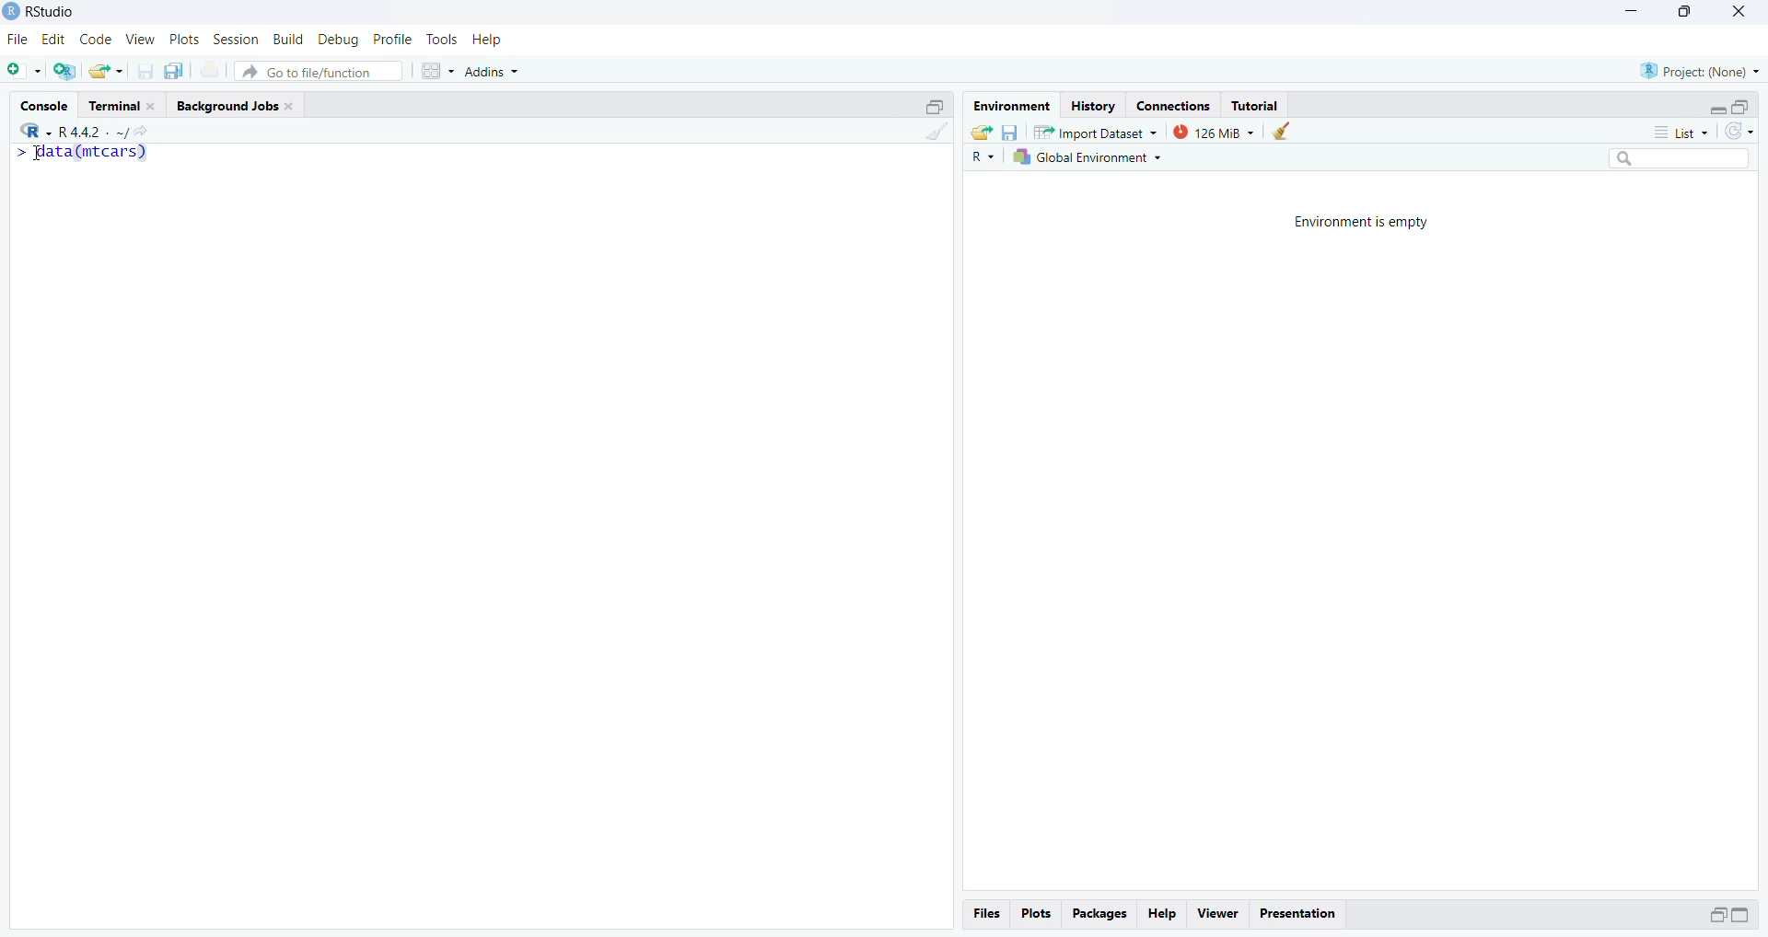  What do you see at coordinates (141, 39) in the screenshot?
I see `View` at bounding box center [141, 39].